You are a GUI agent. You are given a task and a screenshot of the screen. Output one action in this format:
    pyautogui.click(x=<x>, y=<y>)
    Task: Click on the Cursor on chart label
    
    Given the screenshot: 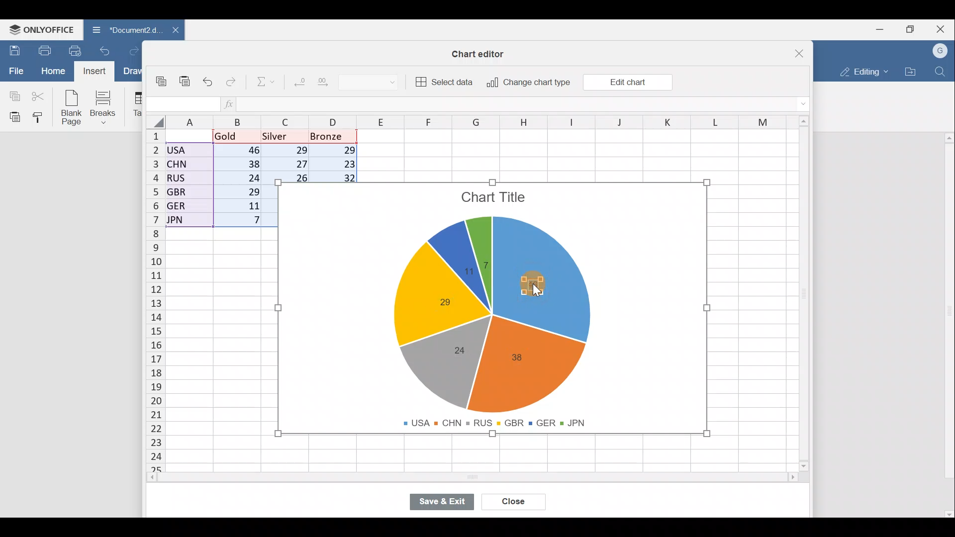 What is the action you would take?
    pyautogui.click(x=541, y=287)
    